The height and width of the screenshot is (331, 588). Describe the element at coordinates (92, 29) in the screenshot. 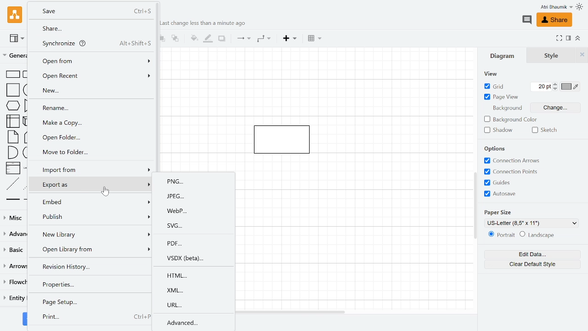

I see `Share` at that location.